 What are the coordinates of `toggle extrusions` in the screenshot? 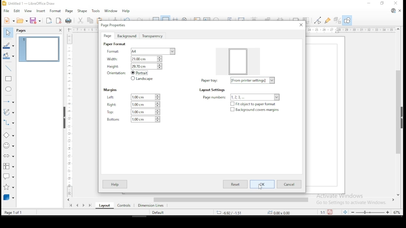 It's located at (337, 21).